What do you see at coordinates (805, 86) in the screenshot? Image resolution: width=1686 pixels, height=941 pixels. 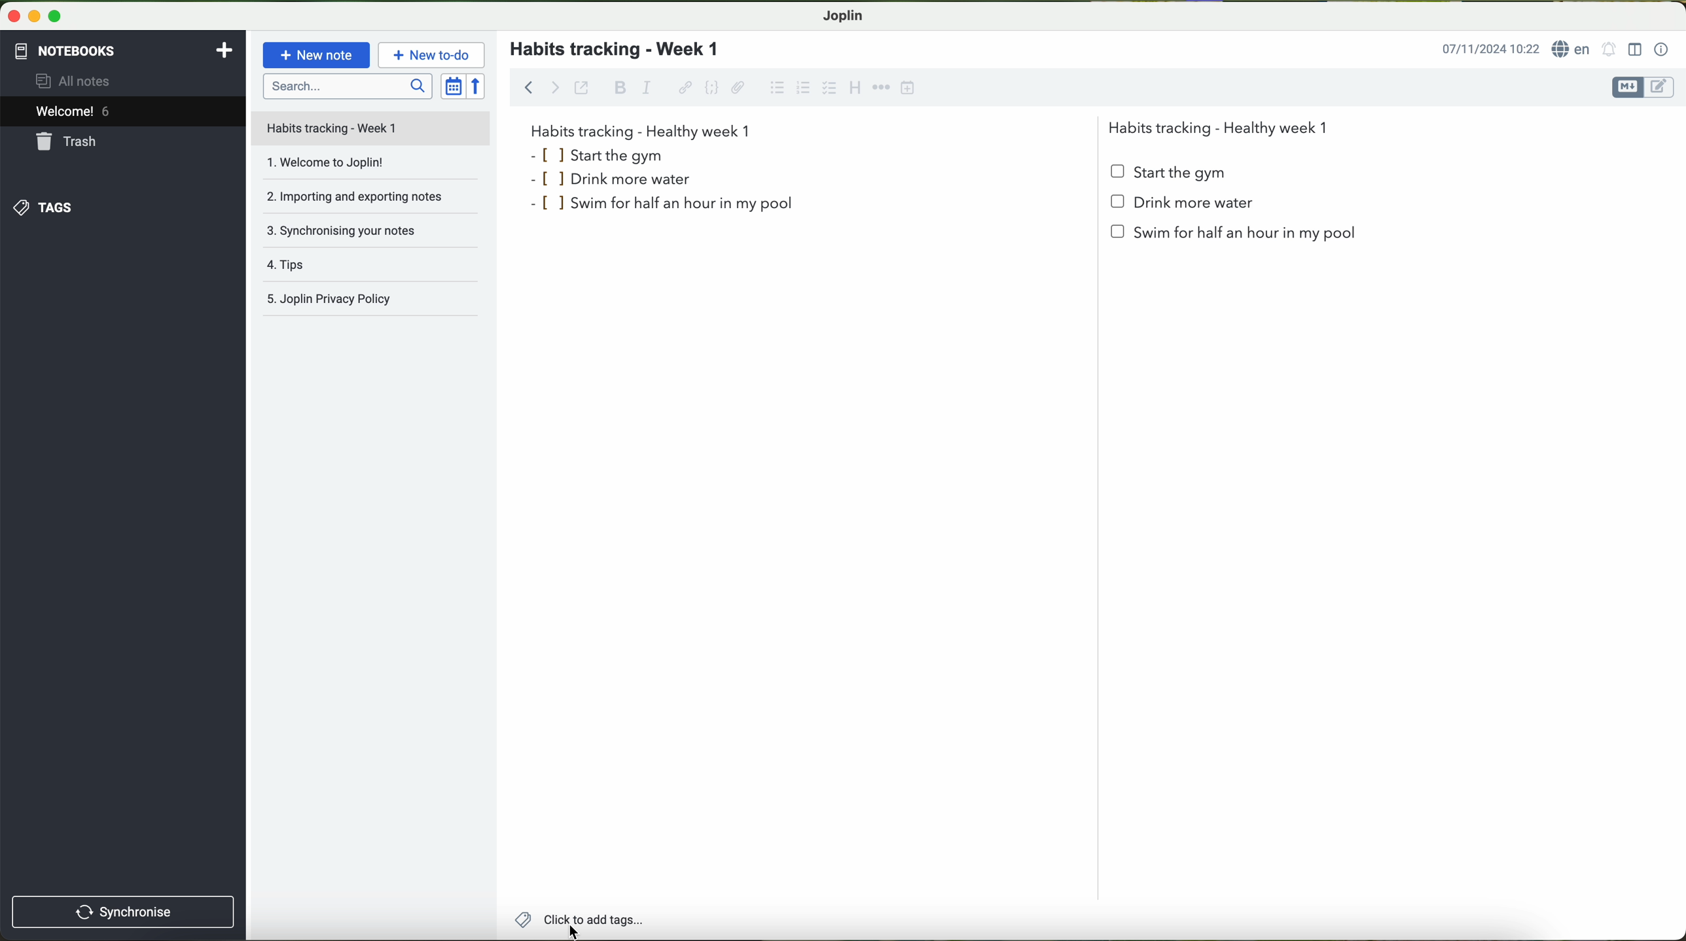 I see `numbered list` at bounding box center [805, 86].